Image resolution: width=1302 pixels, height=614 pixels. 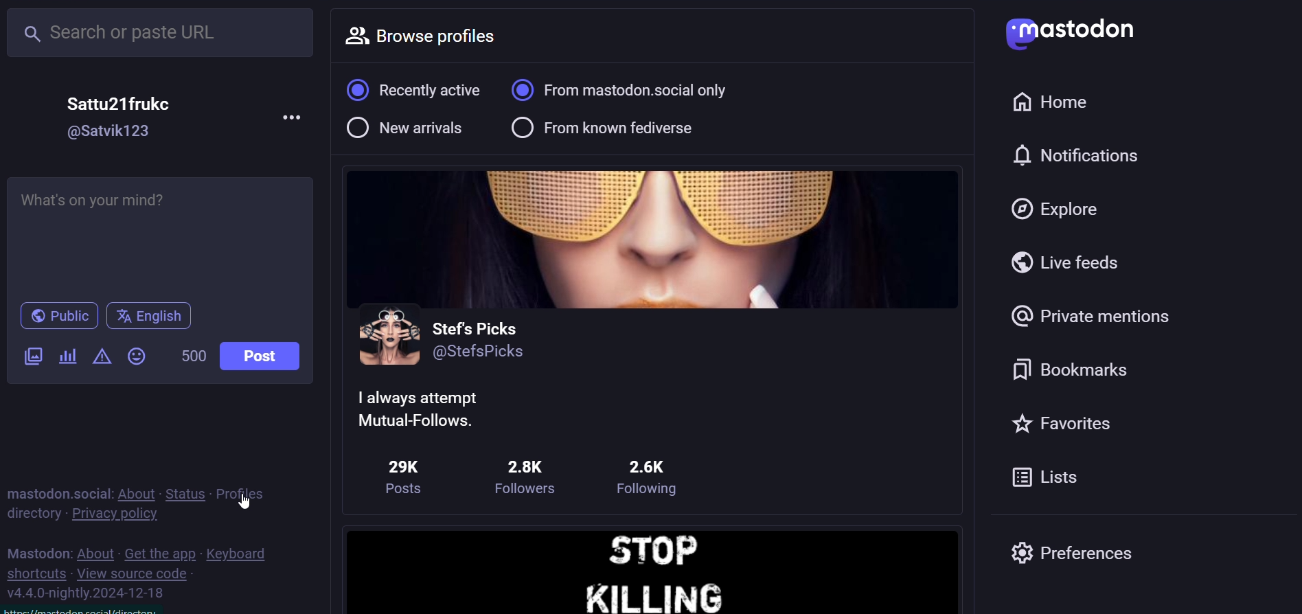 I want to click on status, so click(x=185, y=493).